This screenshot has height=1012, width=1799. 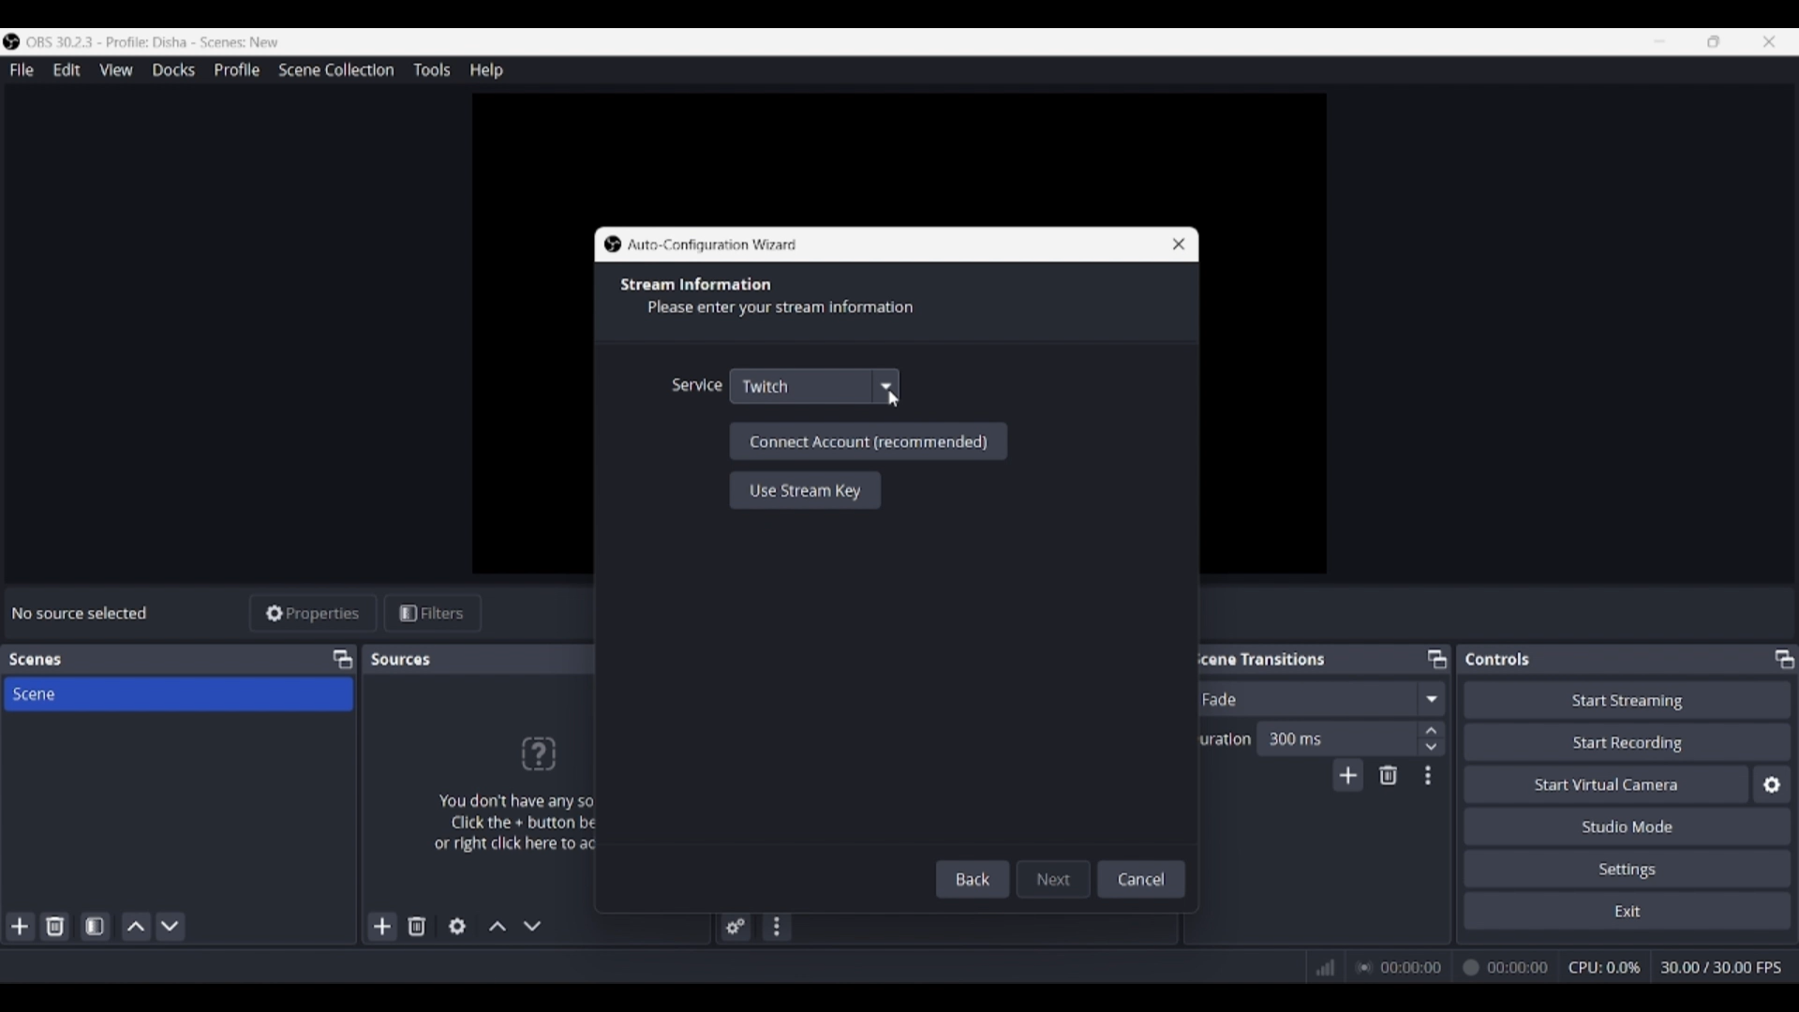 I want to click on Next, so click(x=1055, y=875).